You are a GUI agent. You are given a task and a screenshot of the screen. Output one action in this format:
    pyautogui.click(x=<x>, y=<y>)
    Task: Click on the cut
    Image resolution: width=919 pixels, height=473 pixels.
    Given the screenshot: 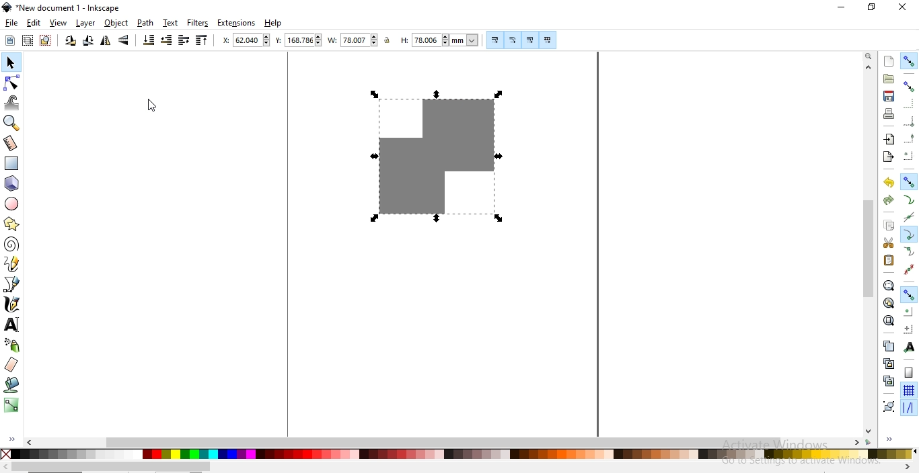 What is the action you would take?
    pyautogui.click(x=888, y=243)
    